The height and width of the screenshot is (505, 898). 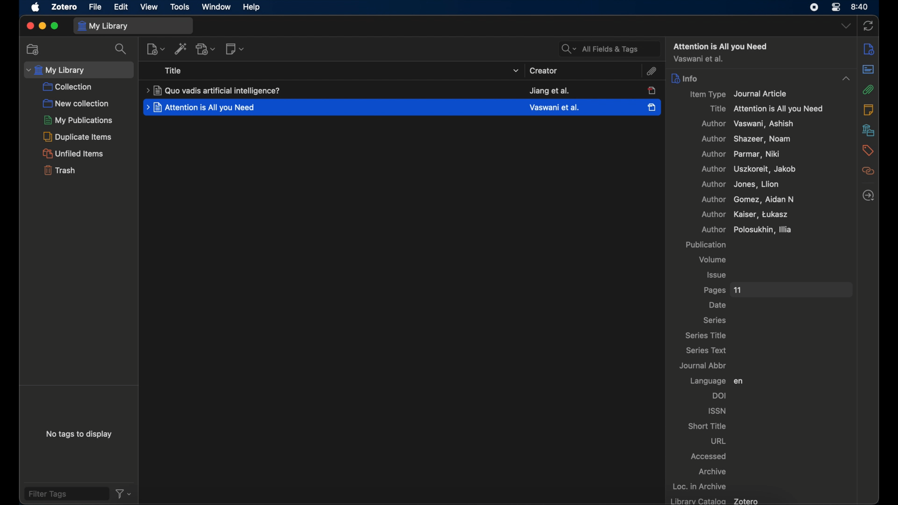 I want to click on dropdown menu, so click(x=845, y=27).